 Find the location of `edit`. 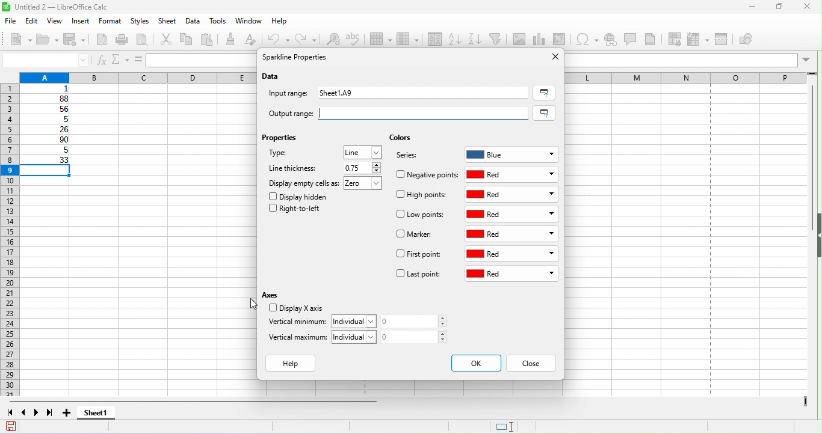

edit is located at coordinates (33, 20).